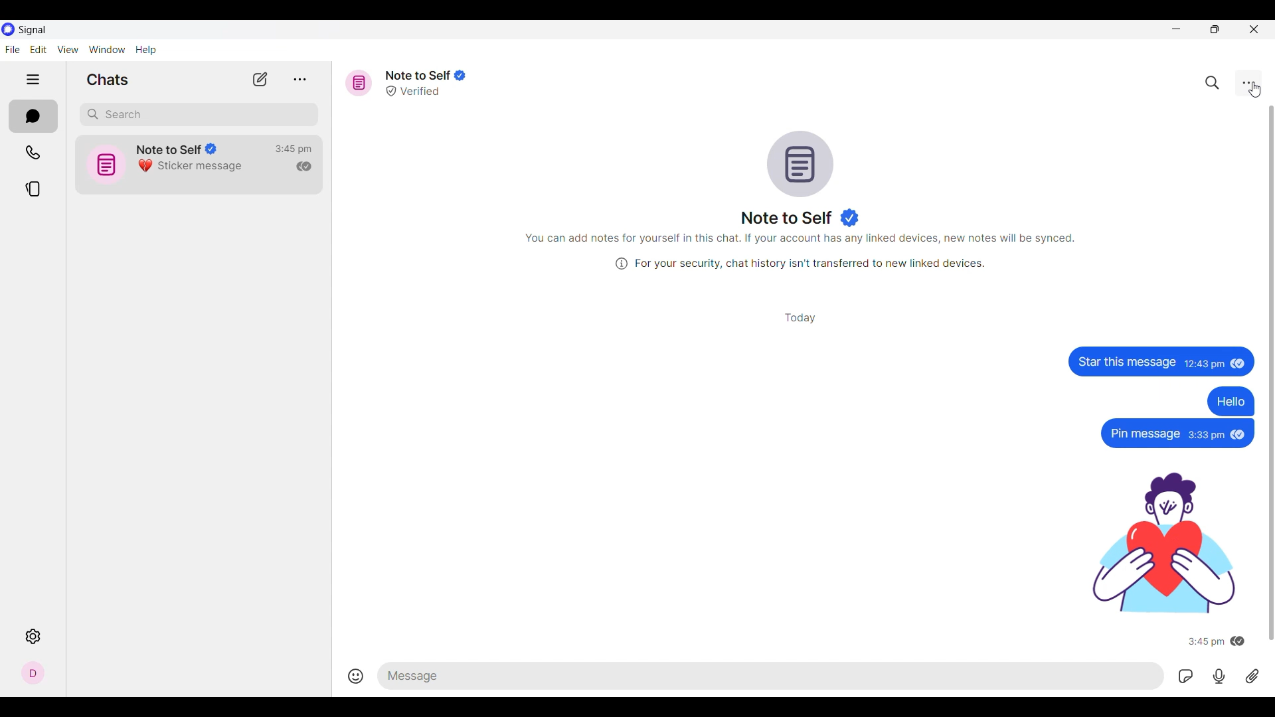 The width and height of the screenshot is (1275, 717). What do you see at coordinates (1205, 642) in the screenshot?
I see `3:45 pm` at bounding box center [1205, 642].